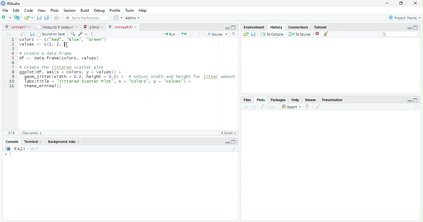 This screenshot has height=222, width=423. What do you see at coordinates (291, 106) in the screenshot?
I see `Export` at bounding box center [291, 106].